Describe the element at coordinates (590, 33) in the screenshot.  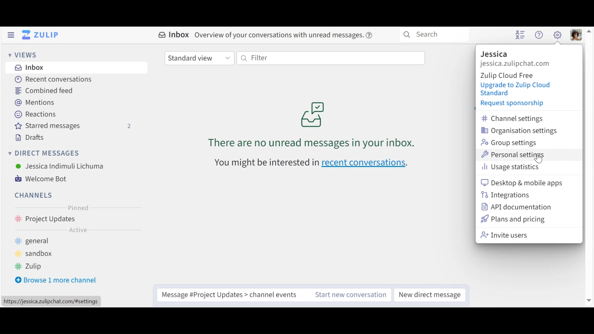
I see `Up` at that location.